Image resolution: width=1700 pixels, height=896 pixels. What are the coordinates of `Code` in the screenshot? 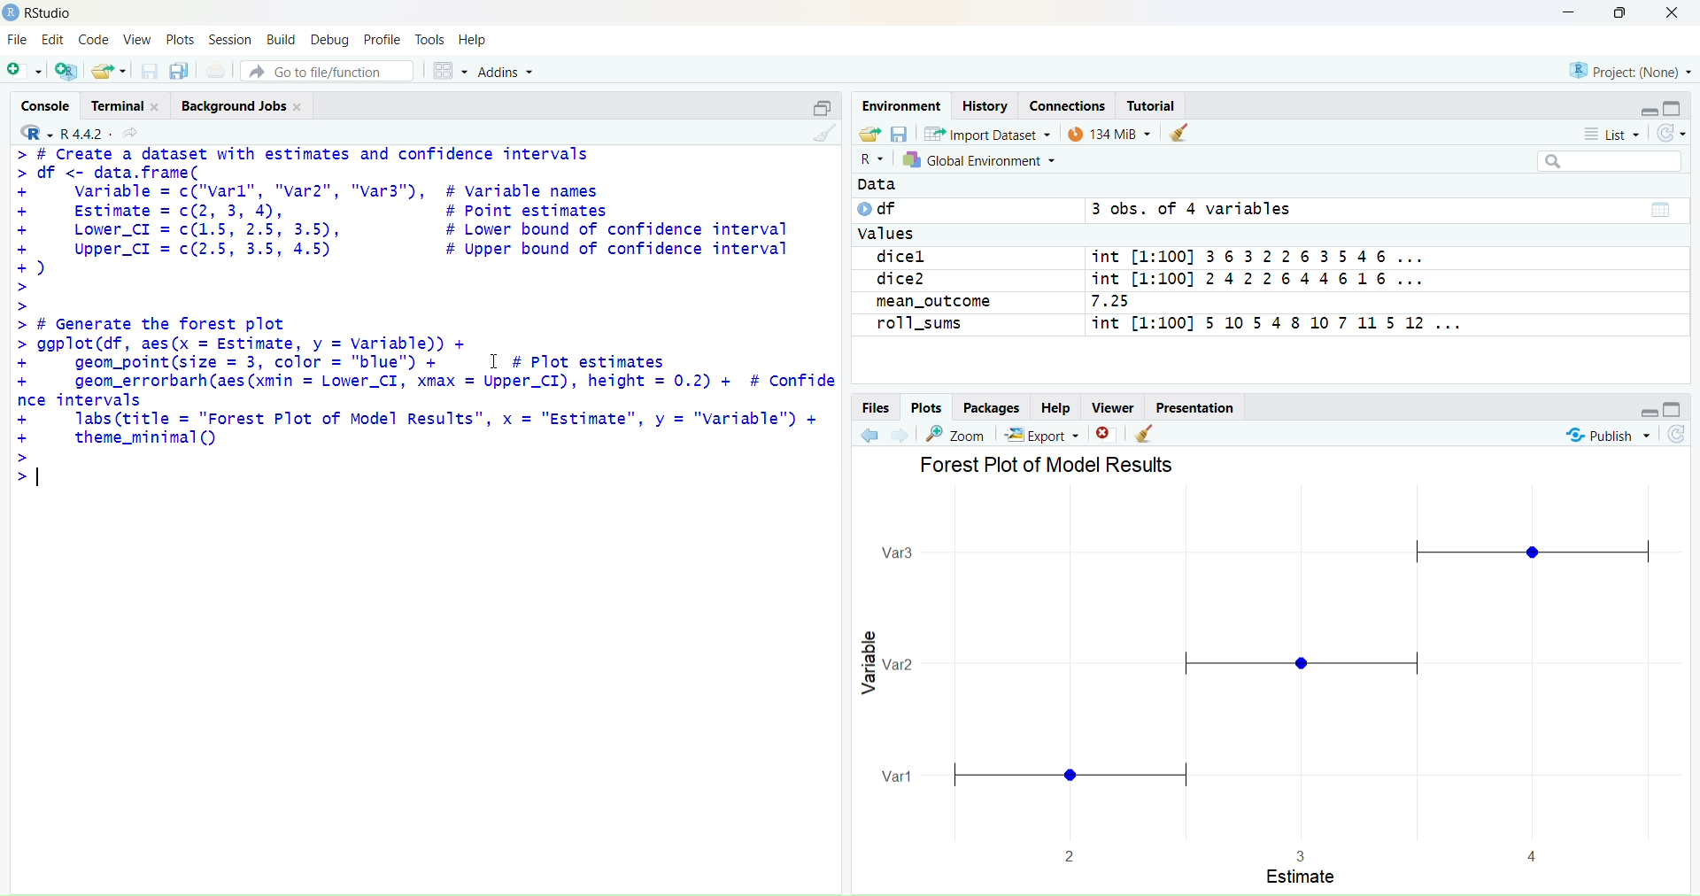 It's located at (92, 39).